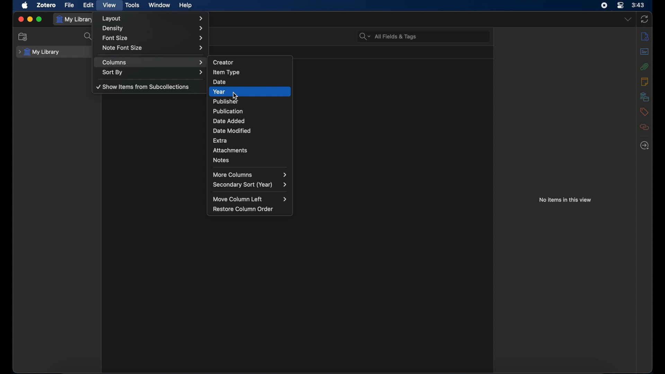 Image resolution: width=665 pixels, height=374 pixels. What do you see at coordinates (252, 62) in the screenshot?
I see `creator` at bounding box center [252, 62].